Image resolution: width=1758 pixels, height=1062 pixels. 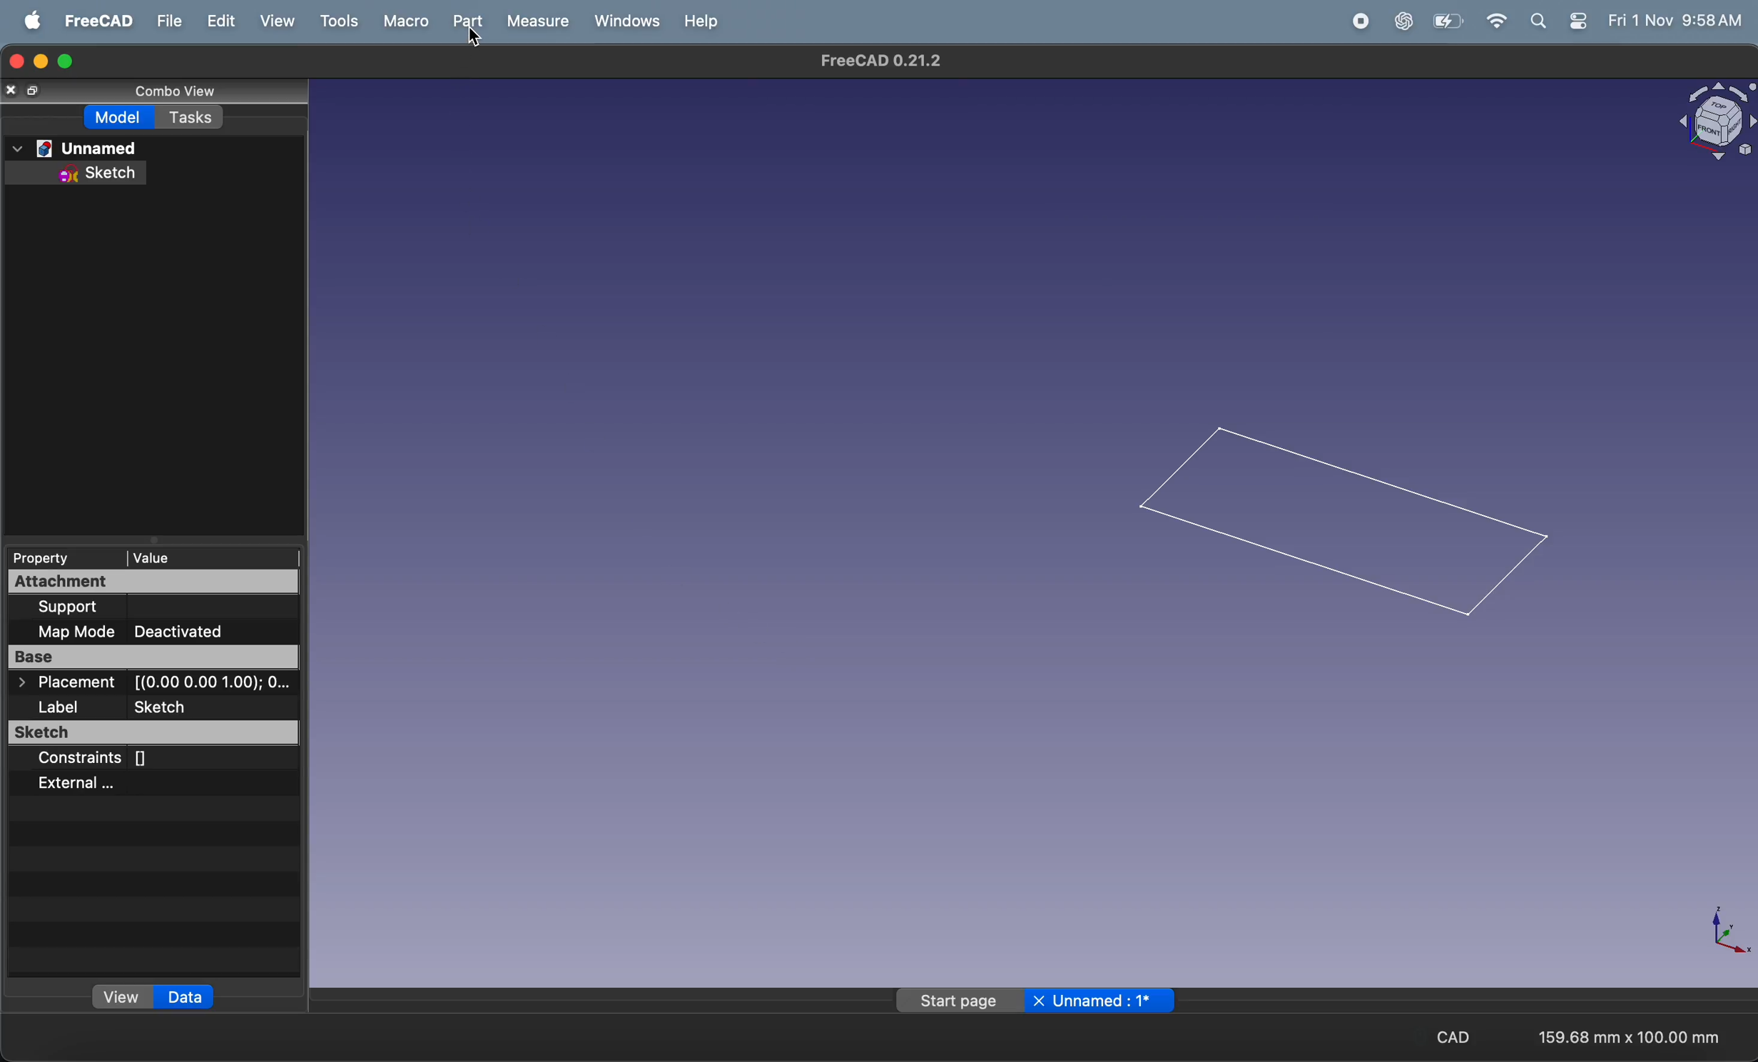 I want to click on closing window, so click(x=12, y=63).